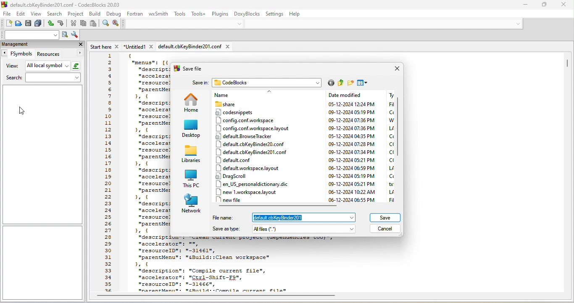 This screenshot has width=574, height=303. What do you see at coordinates (386, 229) in the screenshot?
I see `cancel` at bounding box center [386, 229].